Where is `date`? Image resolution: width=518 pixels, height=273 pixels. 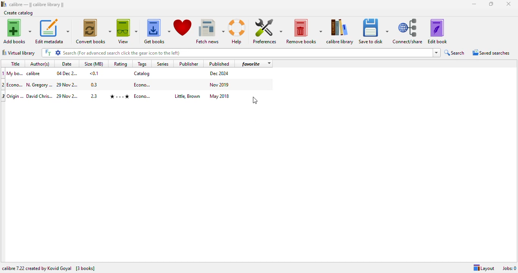 date is located at coordinates (67, 64).